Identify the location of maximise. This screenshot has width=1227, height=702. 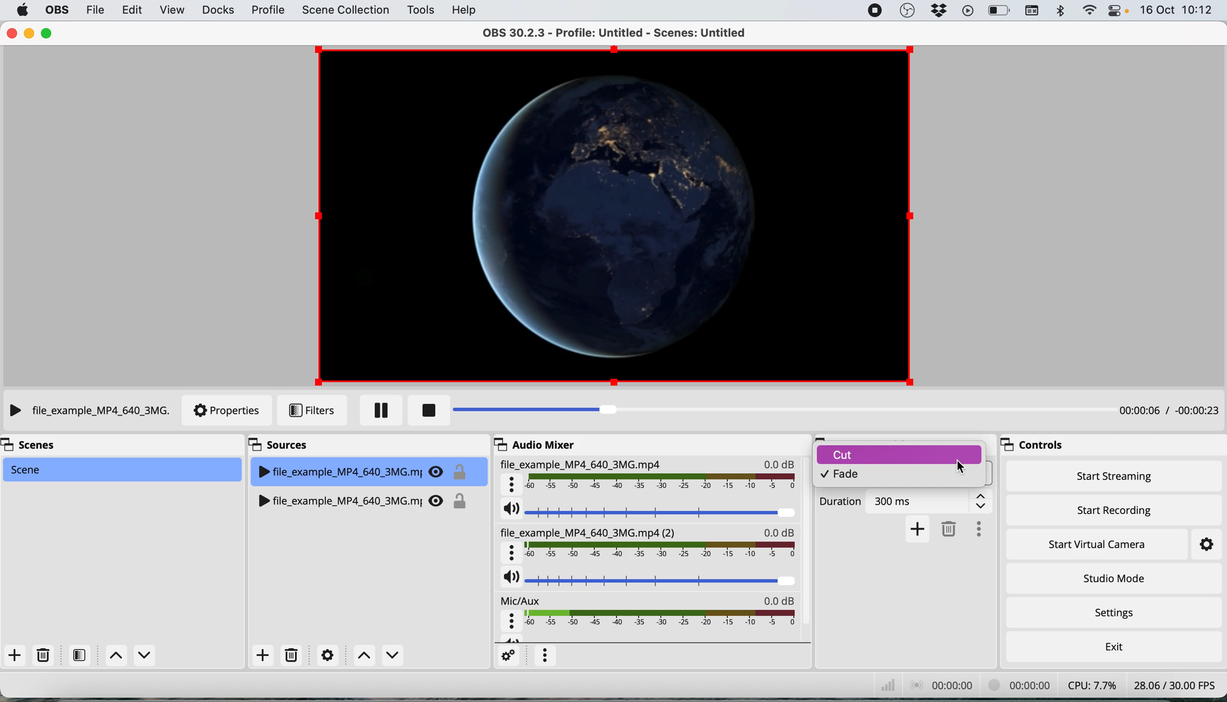
(47, 31).